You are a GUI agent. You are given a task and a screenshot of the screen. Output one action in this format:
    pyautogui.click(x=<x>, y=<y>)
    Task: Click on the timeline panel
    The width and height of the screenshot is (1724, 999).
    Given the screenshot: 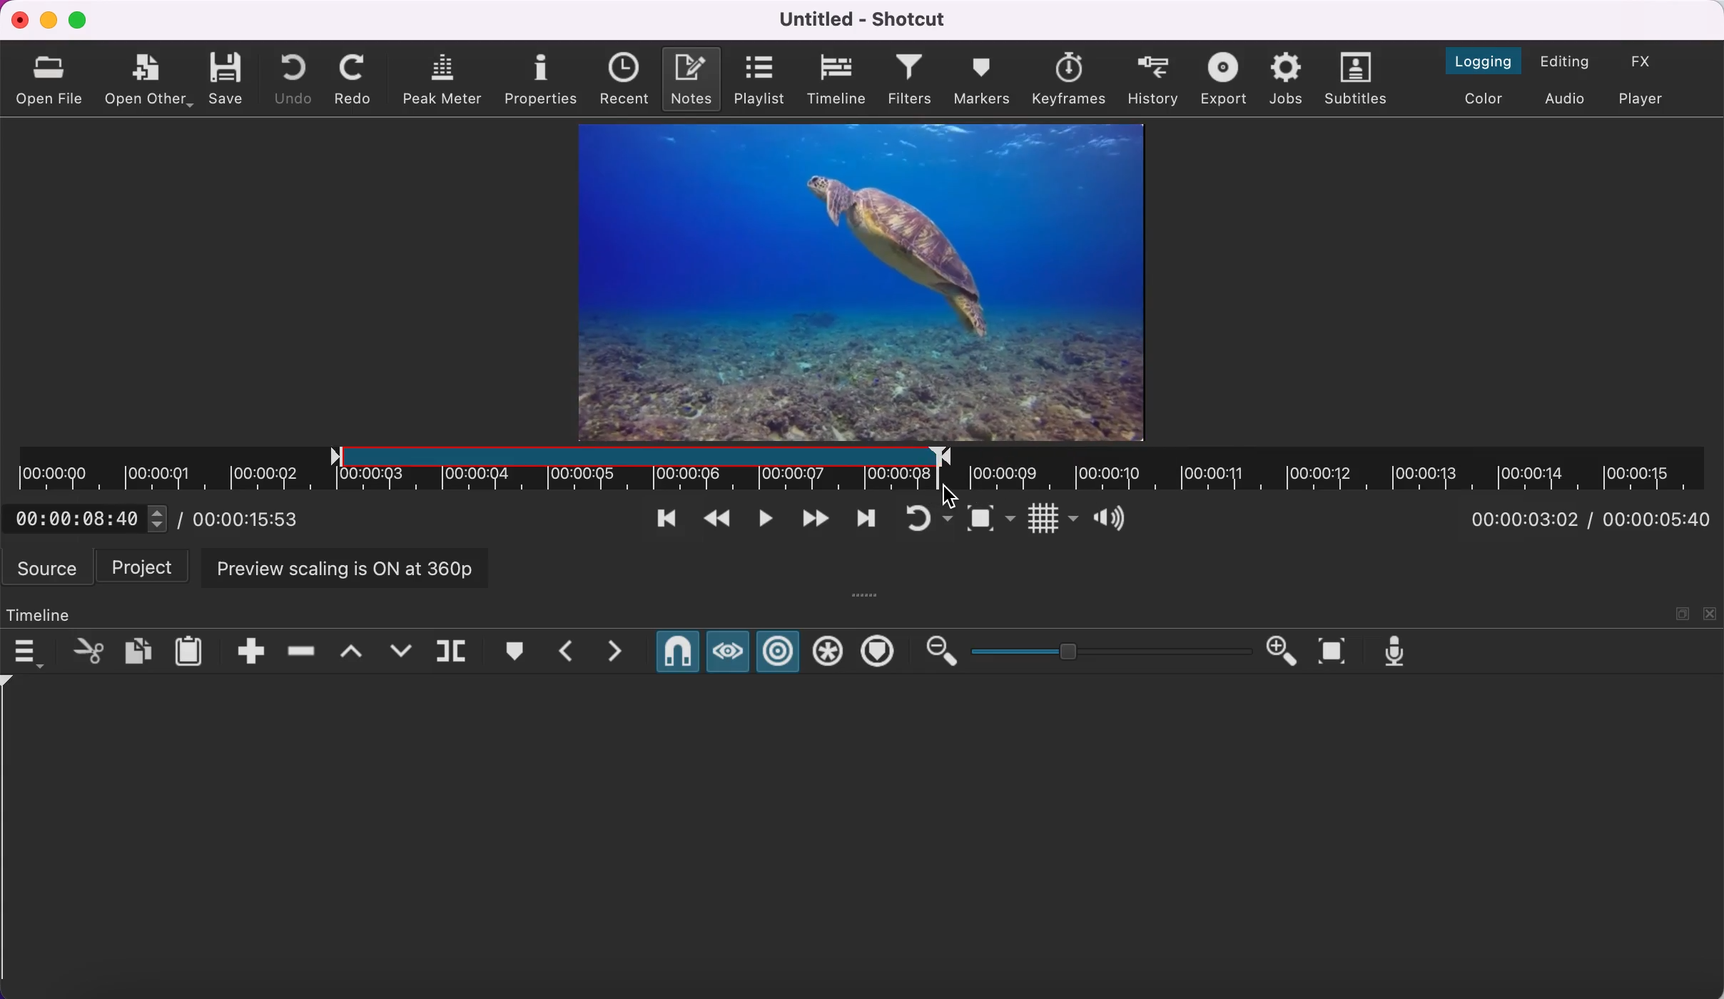 What is the action you would take?
    pyautogui.click(x=41, y=615)
    